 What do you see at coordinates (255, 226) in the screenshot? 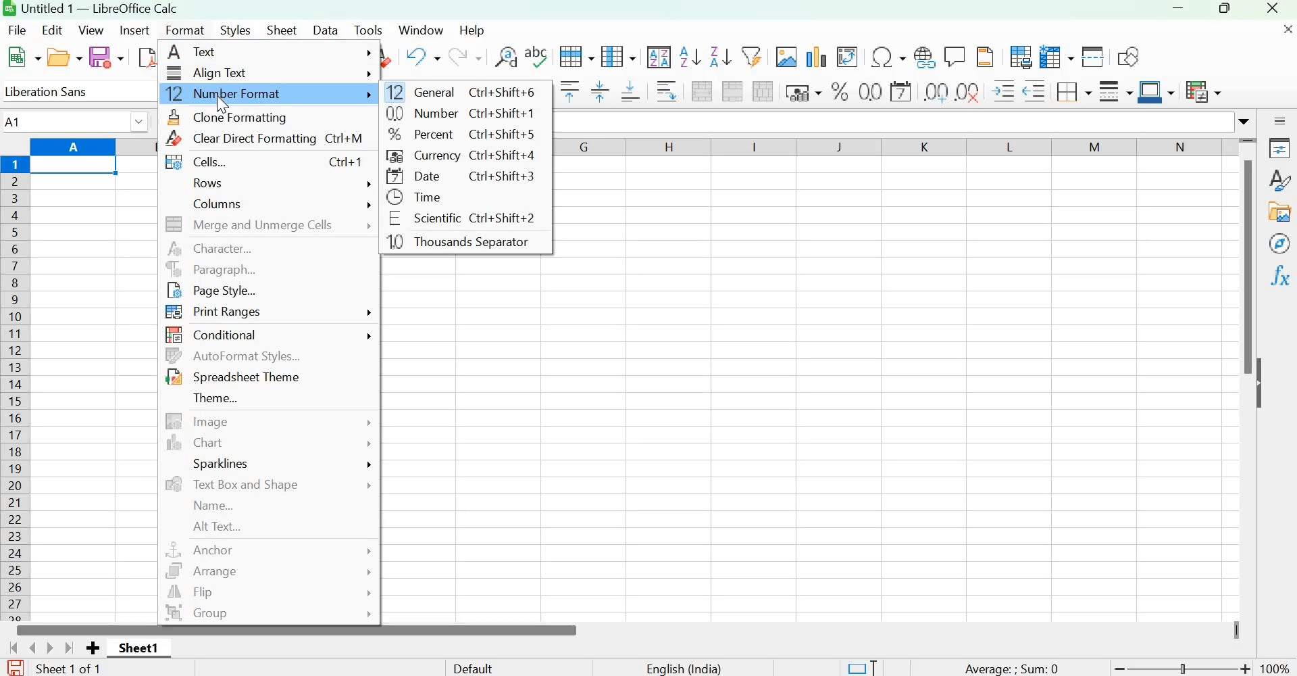
I see `Merge and unmerge cells` at bounding box center [255, 226].